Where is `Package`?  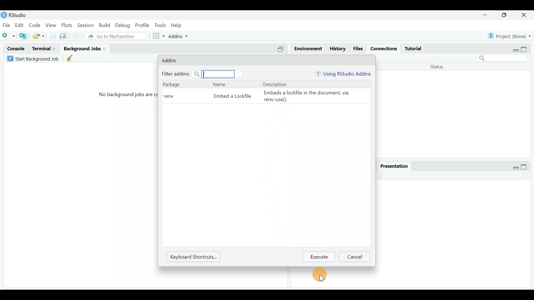
Package is located at coordinates (172, 86).